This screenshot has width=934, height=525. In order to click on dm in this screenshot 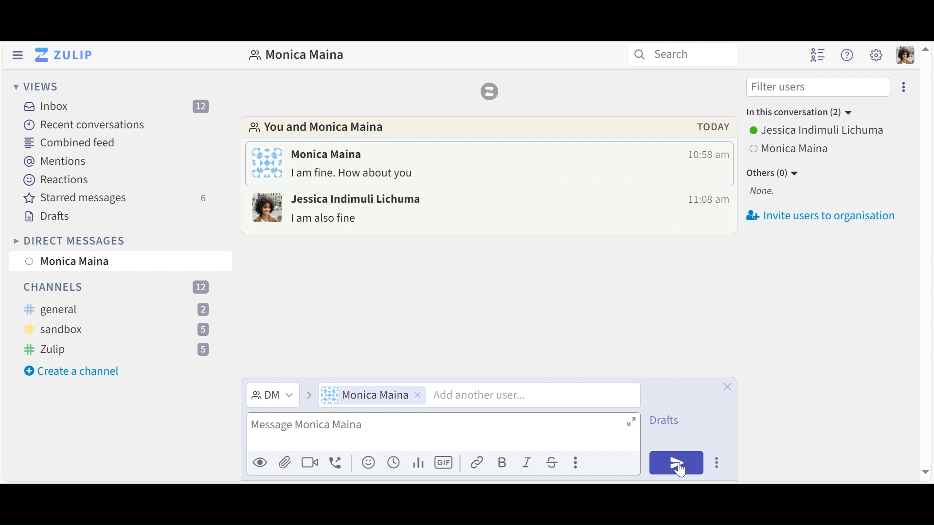, I will do `click(486, 166)`.